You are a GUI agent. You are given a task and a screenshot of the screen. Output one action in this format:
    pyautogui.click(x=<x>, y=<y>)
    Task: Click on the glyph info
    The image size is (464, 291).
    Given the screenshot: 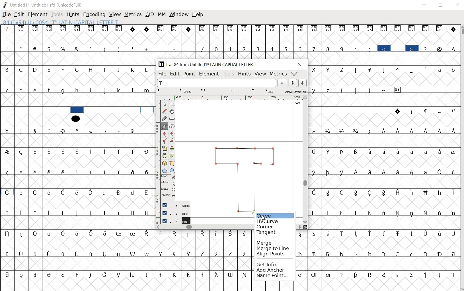 What is the action you would take?
    pyautogui.click(x=60, y=22)
    